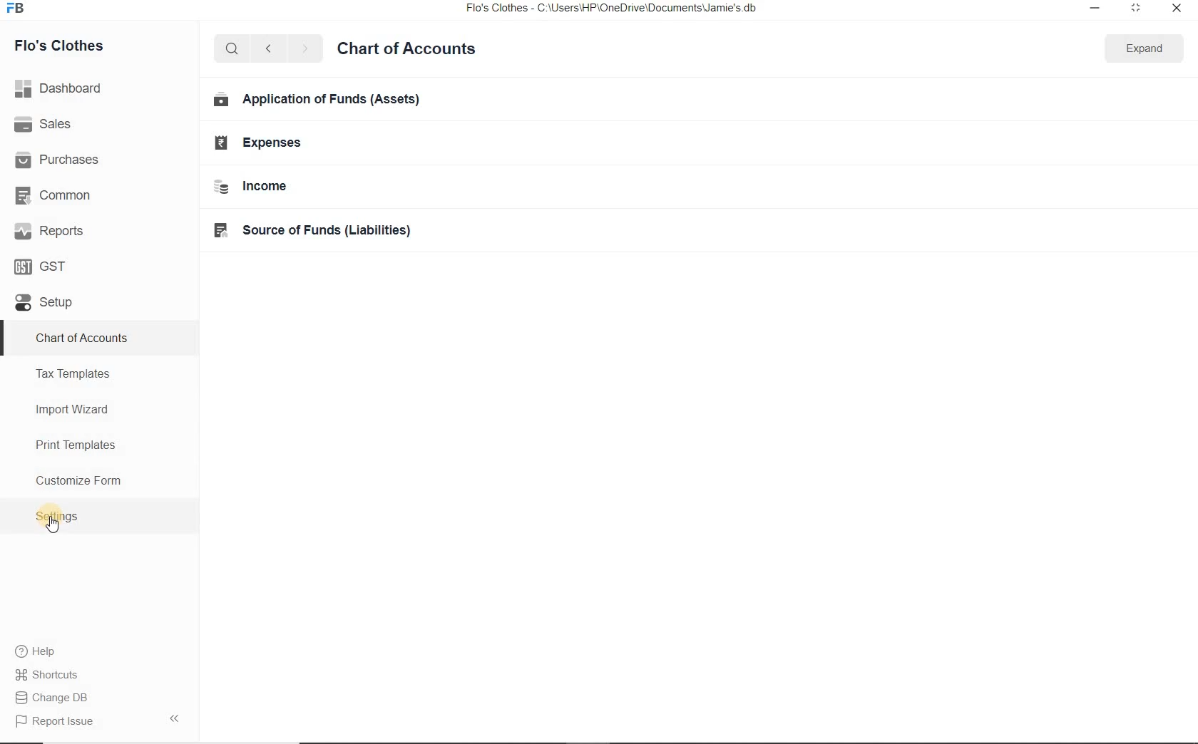 This screenshot has height=744, width=1198. What do you see at coordinates (57, 515) in the screenshot?
I see `settings` at bounding box center [57, 515].